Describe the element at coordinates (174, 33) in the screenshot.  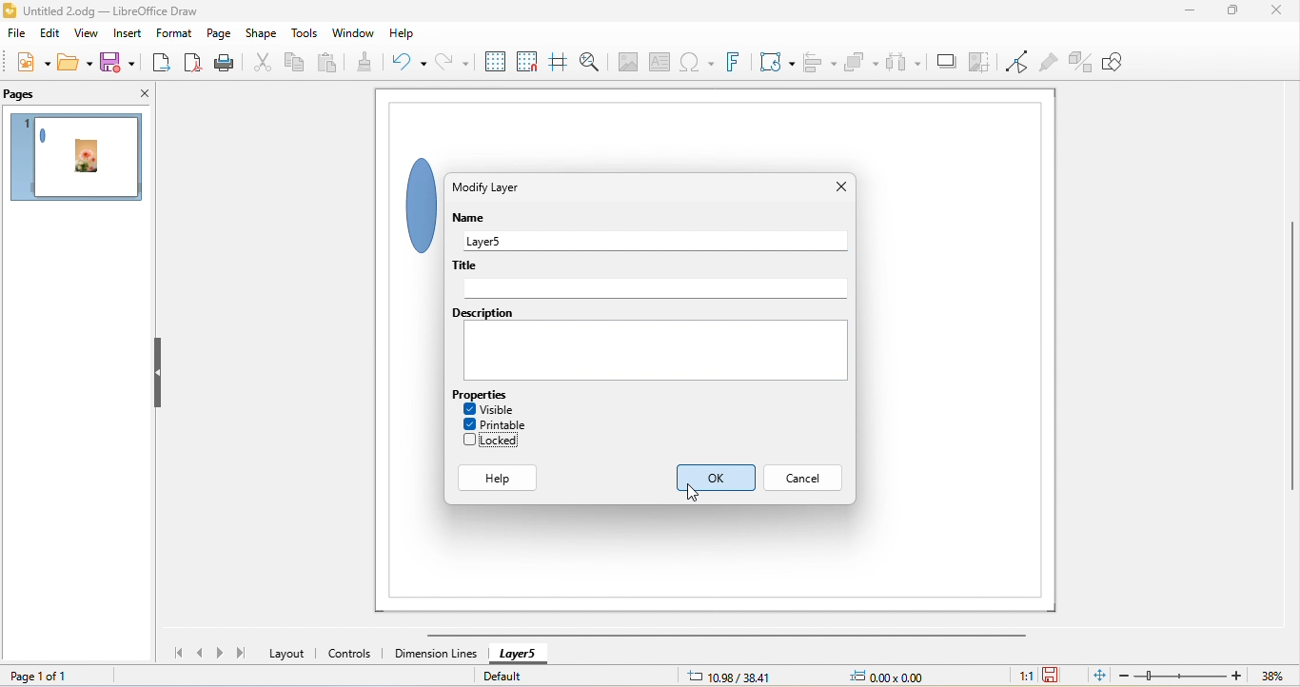
I see `format` at that location.